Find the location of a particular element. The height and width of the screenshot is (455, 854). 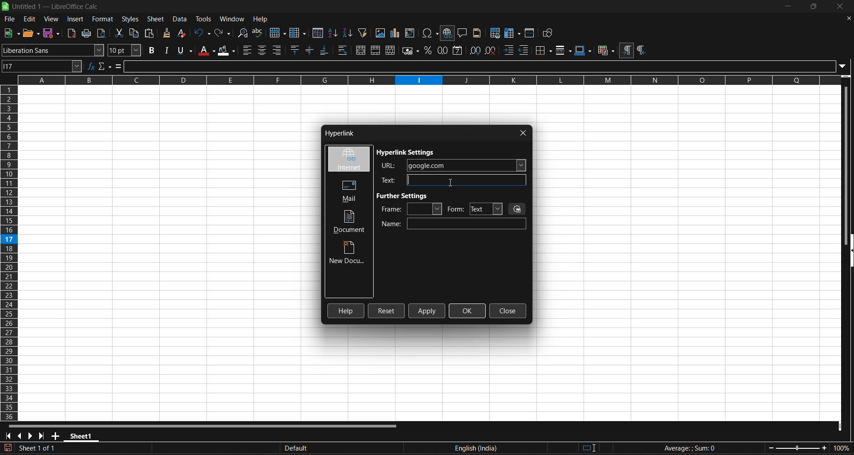

help is located at coordinates (260, 18).